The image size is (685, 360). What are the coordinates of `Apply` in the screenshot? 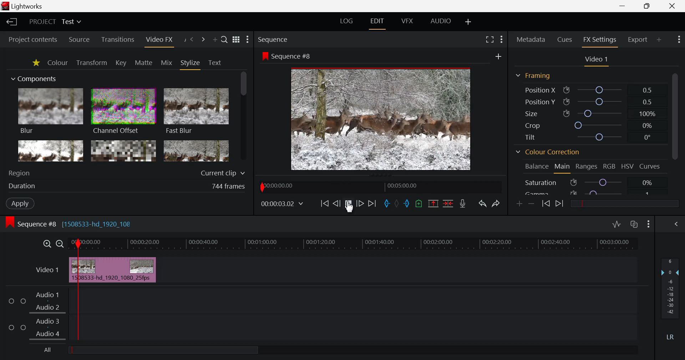 It's located at (20, 203).